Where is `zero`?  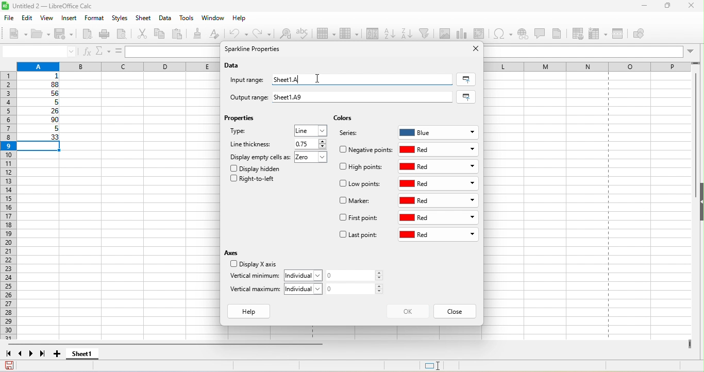
zero is located at coordinates (313, 158).